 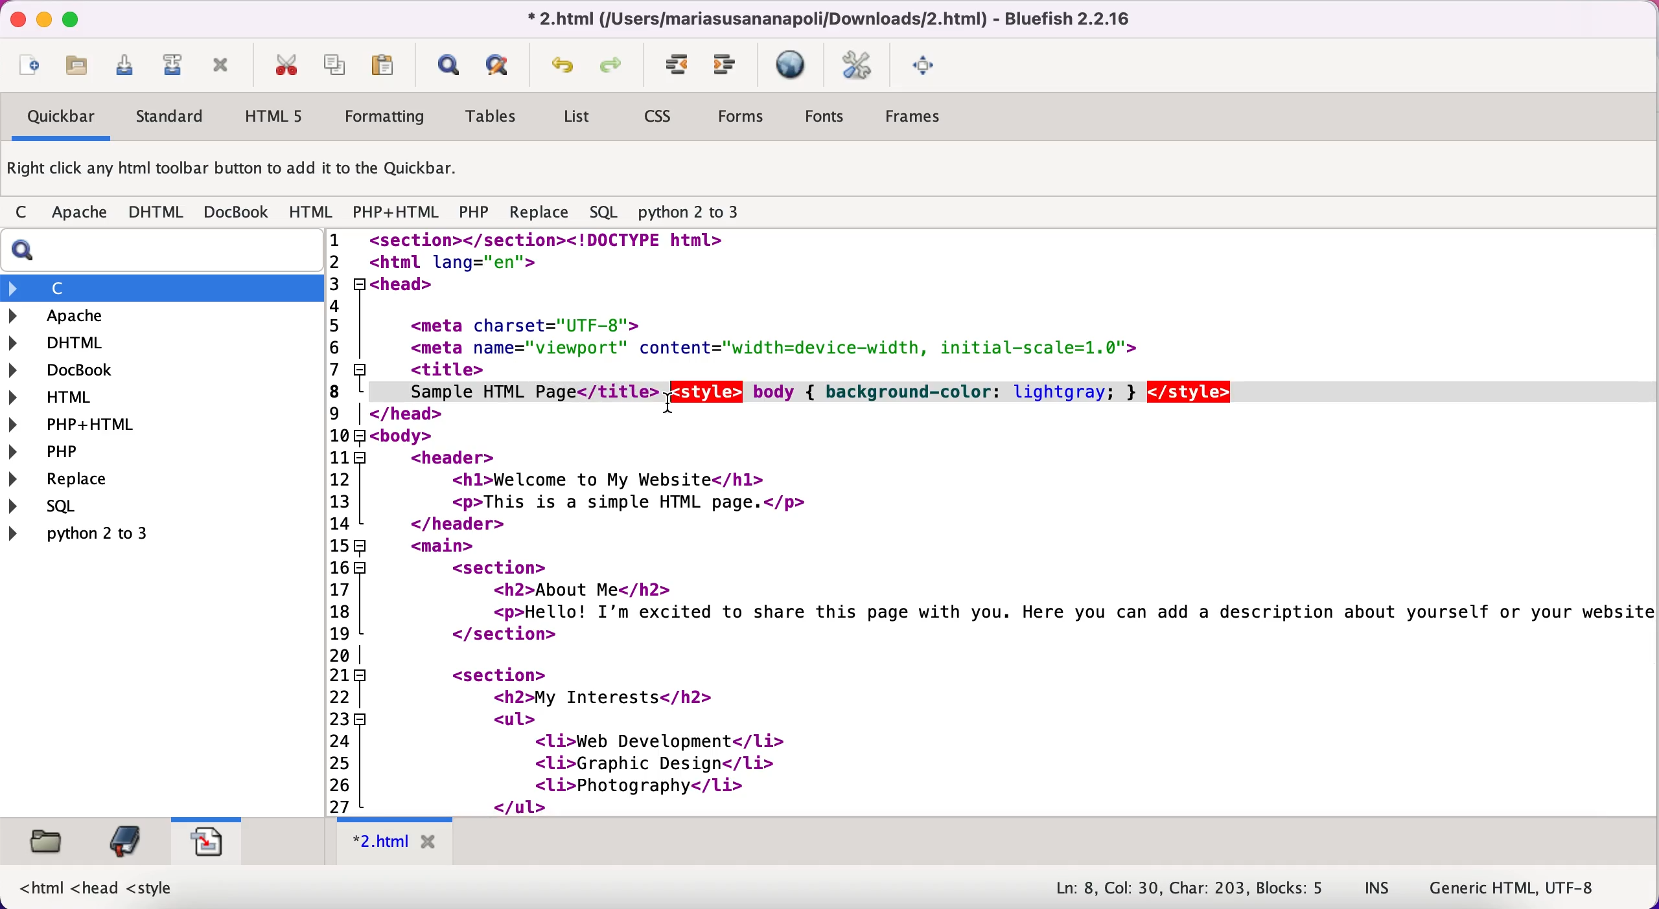 I want to click on indent, so click(x=678, y=65).